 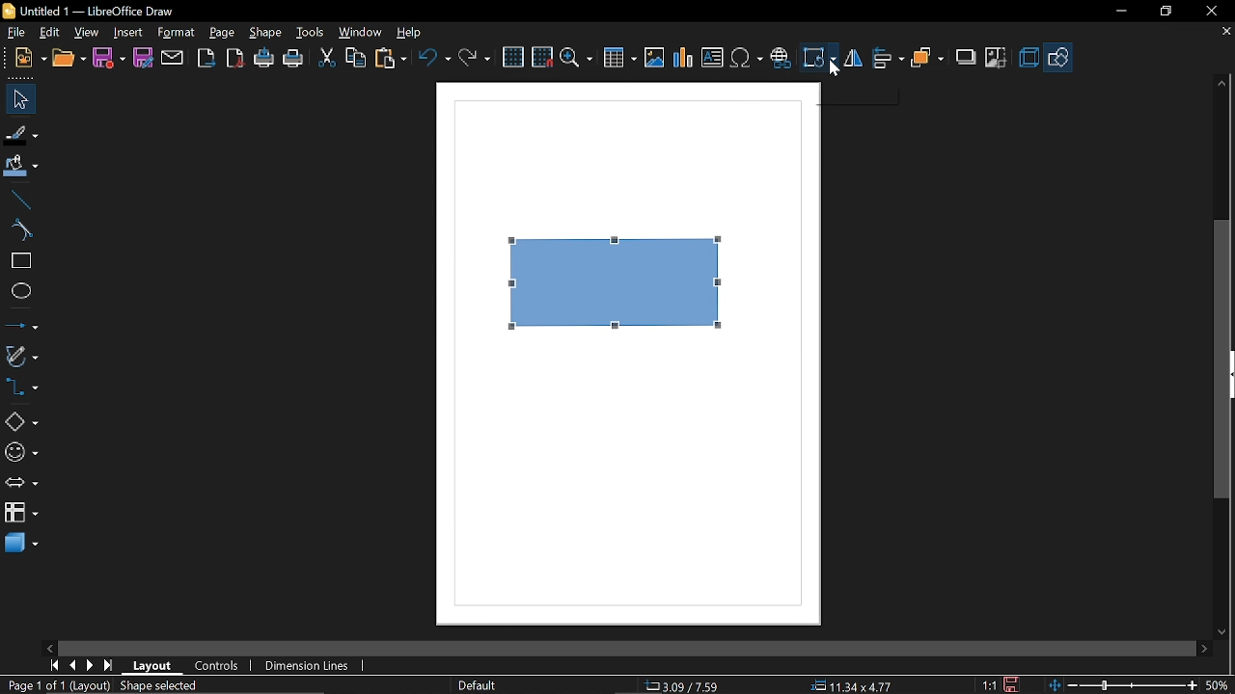 I want to click on vertical scrollbar, so click(x=1222, y=360).